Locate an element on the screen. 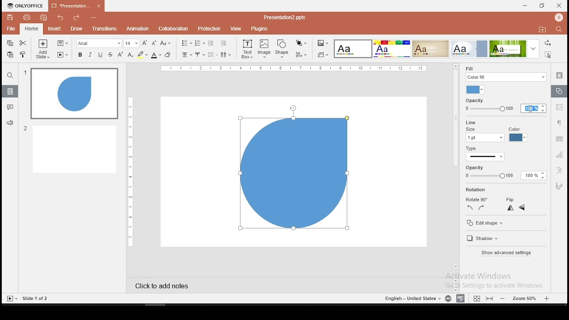  start slideshow is located at coordinates (63, 55).